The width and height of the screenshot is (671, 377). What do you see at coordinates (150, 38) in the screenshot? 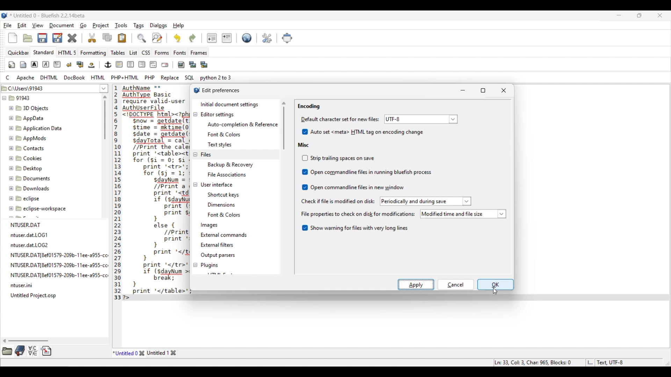
I see `Search and replace` at bounding box center [150, 38].